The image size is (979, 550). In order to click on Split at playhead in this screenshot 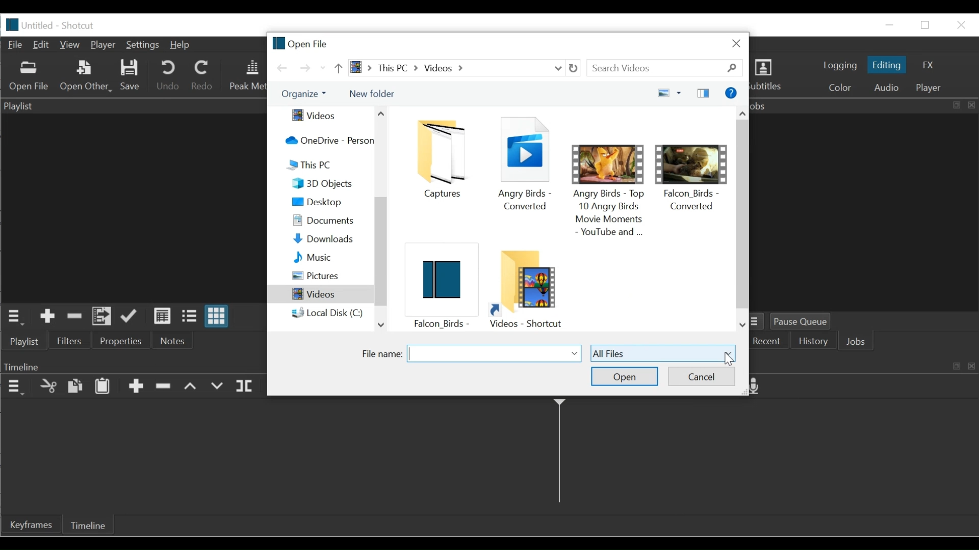, I will do `click(246, 387)`.